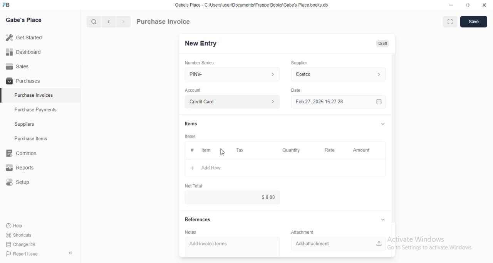 This screenshot has height=263, width=493. I want to click on Next, so click(124, 22).